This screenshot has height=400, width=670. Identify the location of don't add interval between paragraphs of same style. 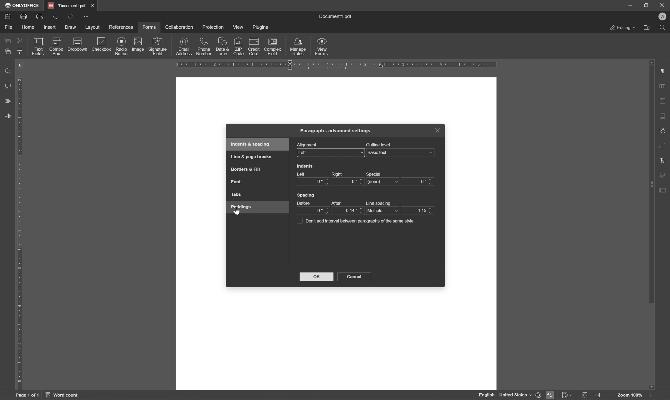
(359, 221).